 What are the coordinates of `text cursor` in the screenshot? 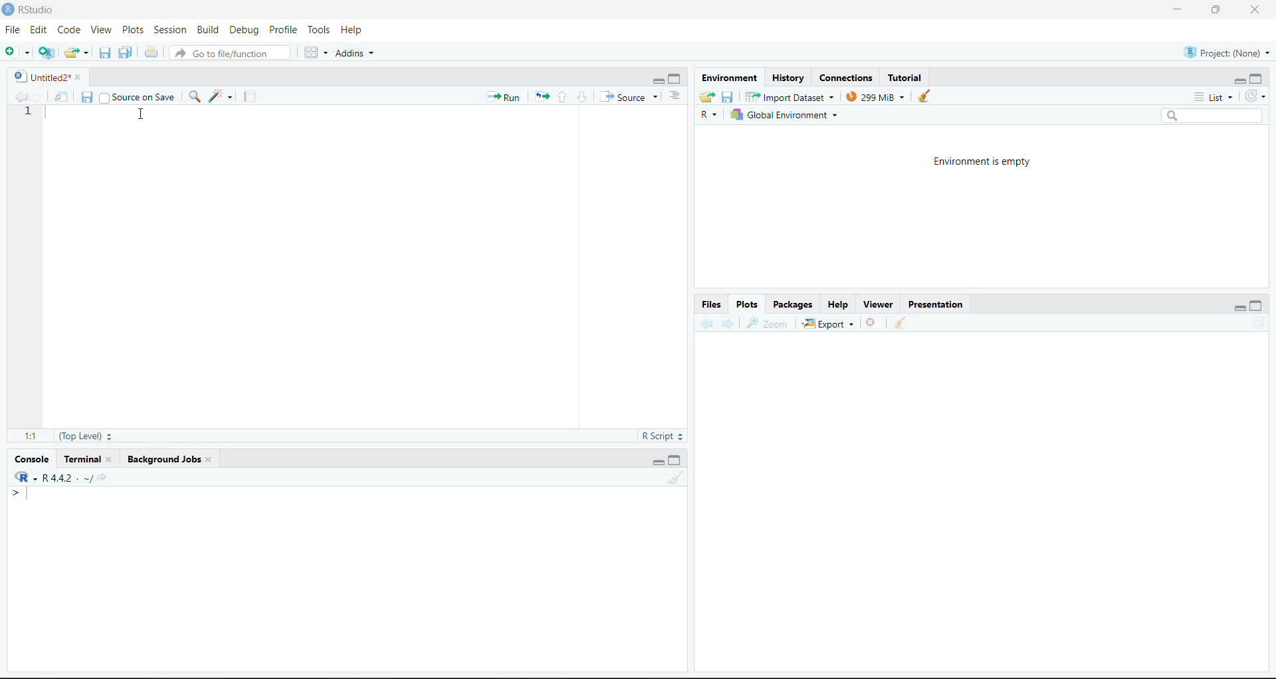 It's located at (29, 493).